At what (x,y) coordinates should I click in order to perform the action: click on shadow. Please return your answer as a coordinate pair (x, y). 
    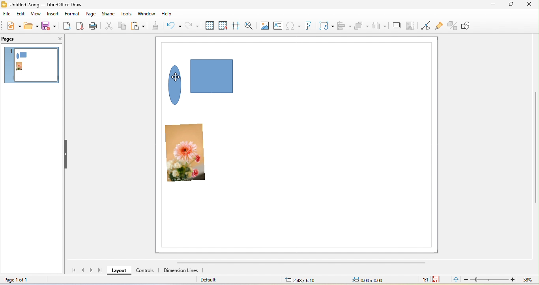
    Looking at the image, I should click on (396, 23).